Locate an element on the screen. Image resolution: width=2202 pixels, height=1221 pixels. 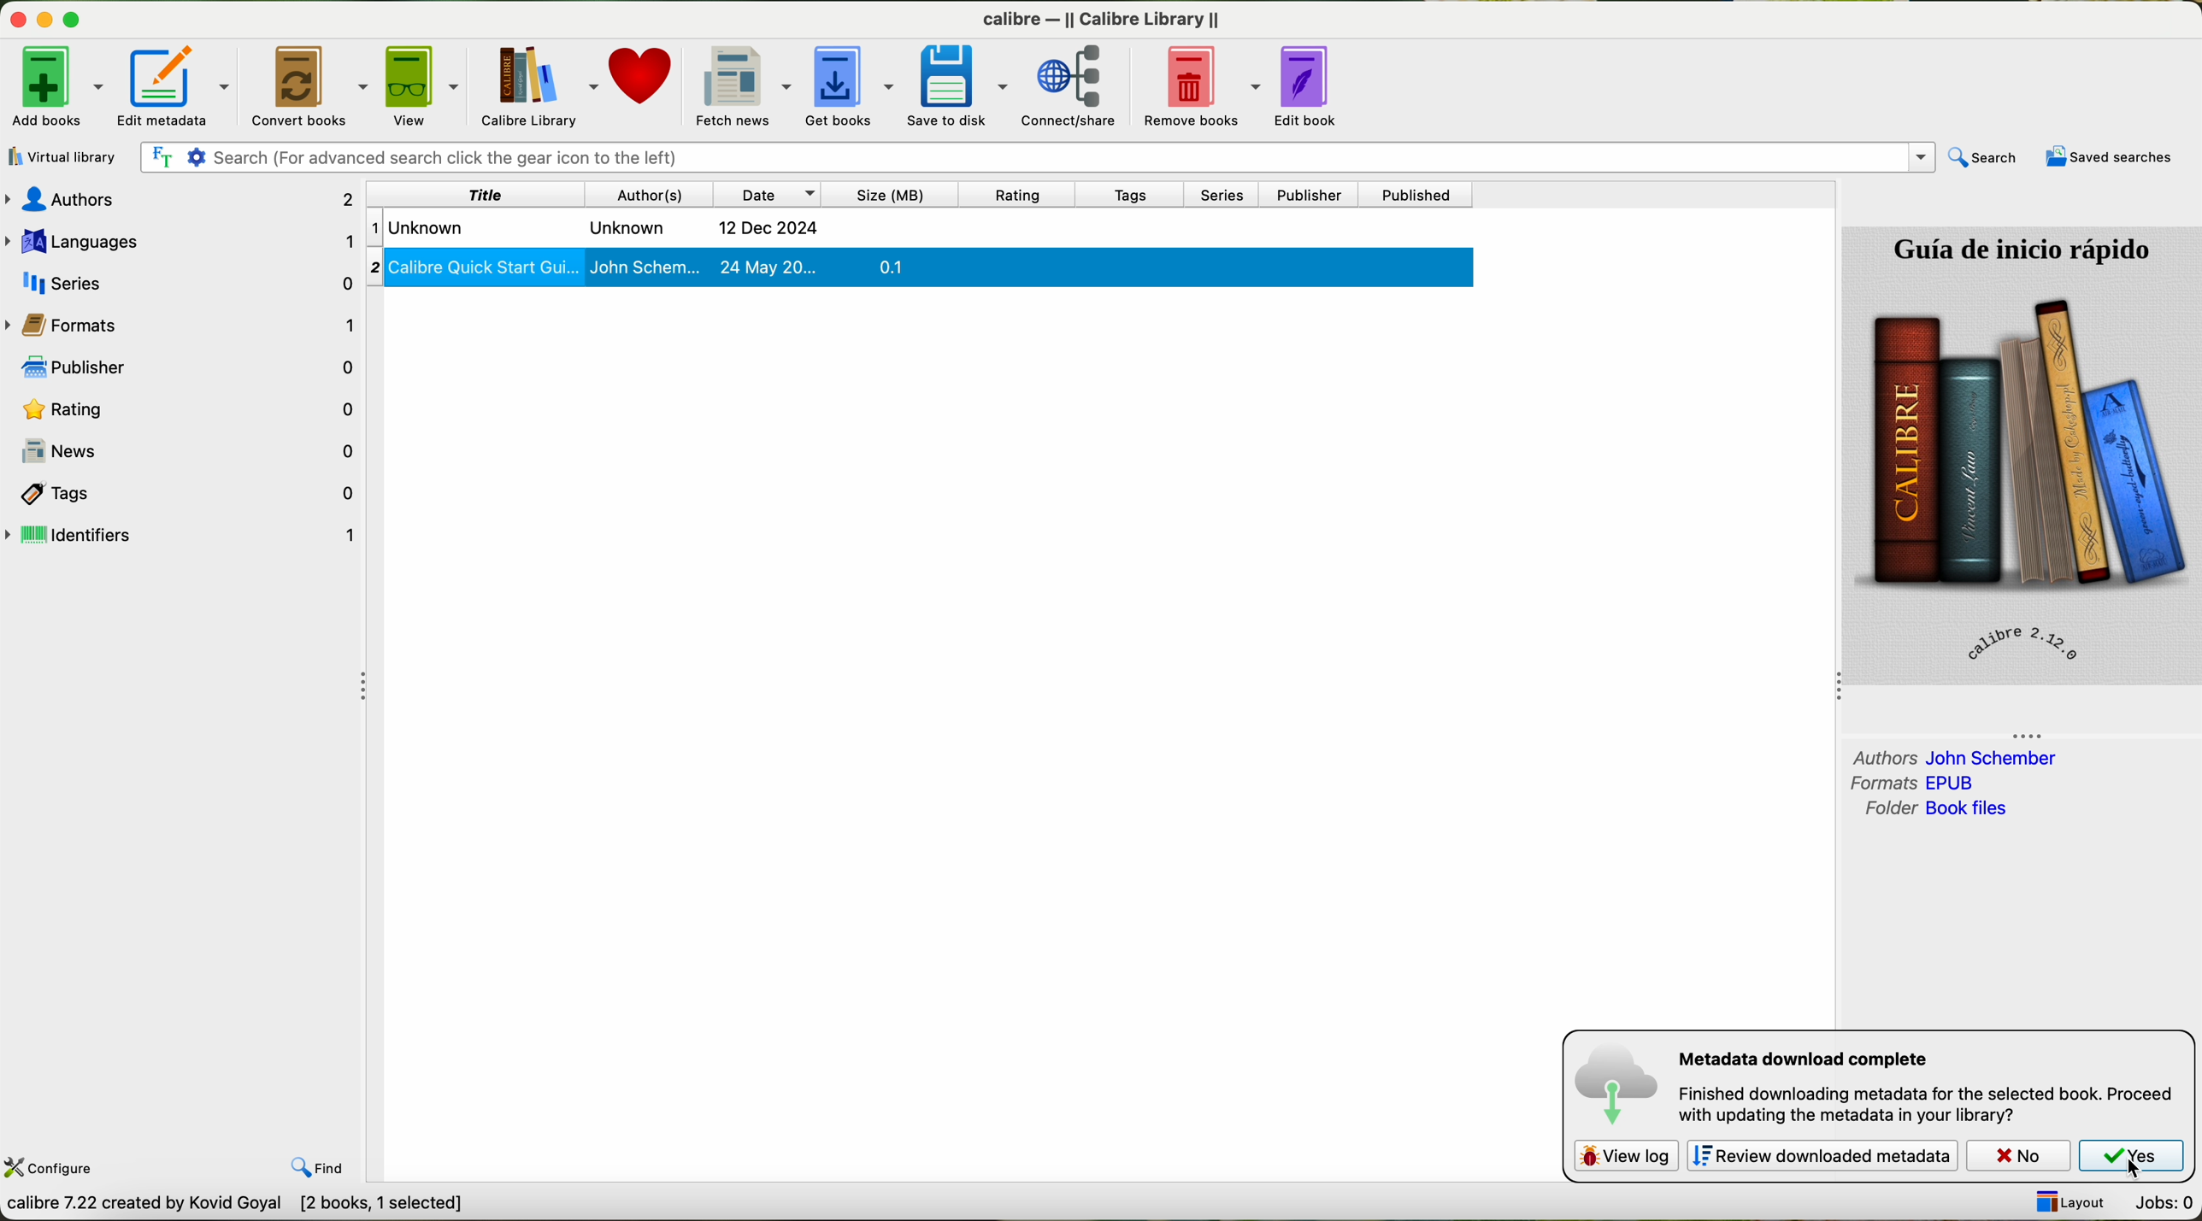
save to disk is located at coordinates (961, 85).